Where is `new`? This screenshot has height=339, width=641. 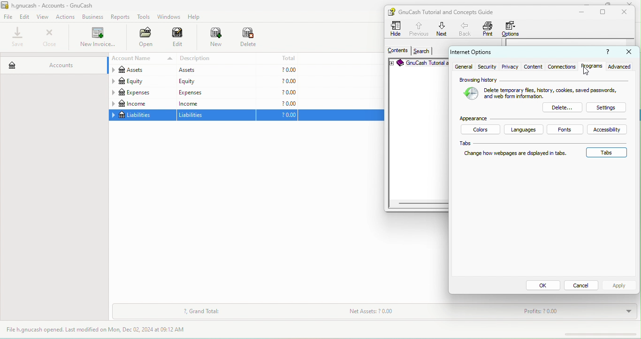
new is located at coordinates (211, 38).